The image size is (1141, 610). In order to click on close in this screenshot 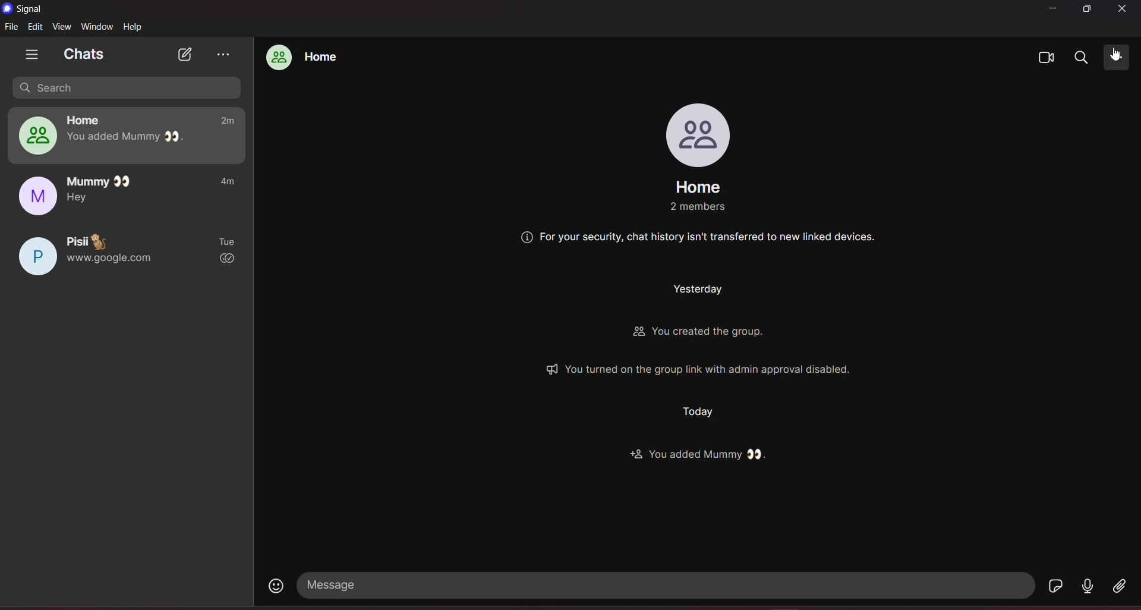, I will do `click(1123, 9)`.